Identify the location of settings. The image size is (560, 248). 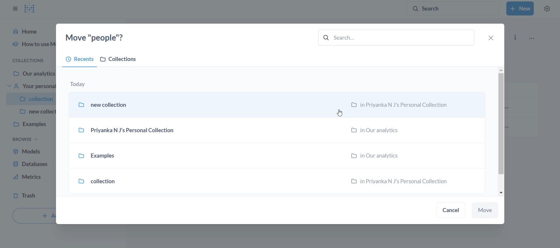
(549, 7).